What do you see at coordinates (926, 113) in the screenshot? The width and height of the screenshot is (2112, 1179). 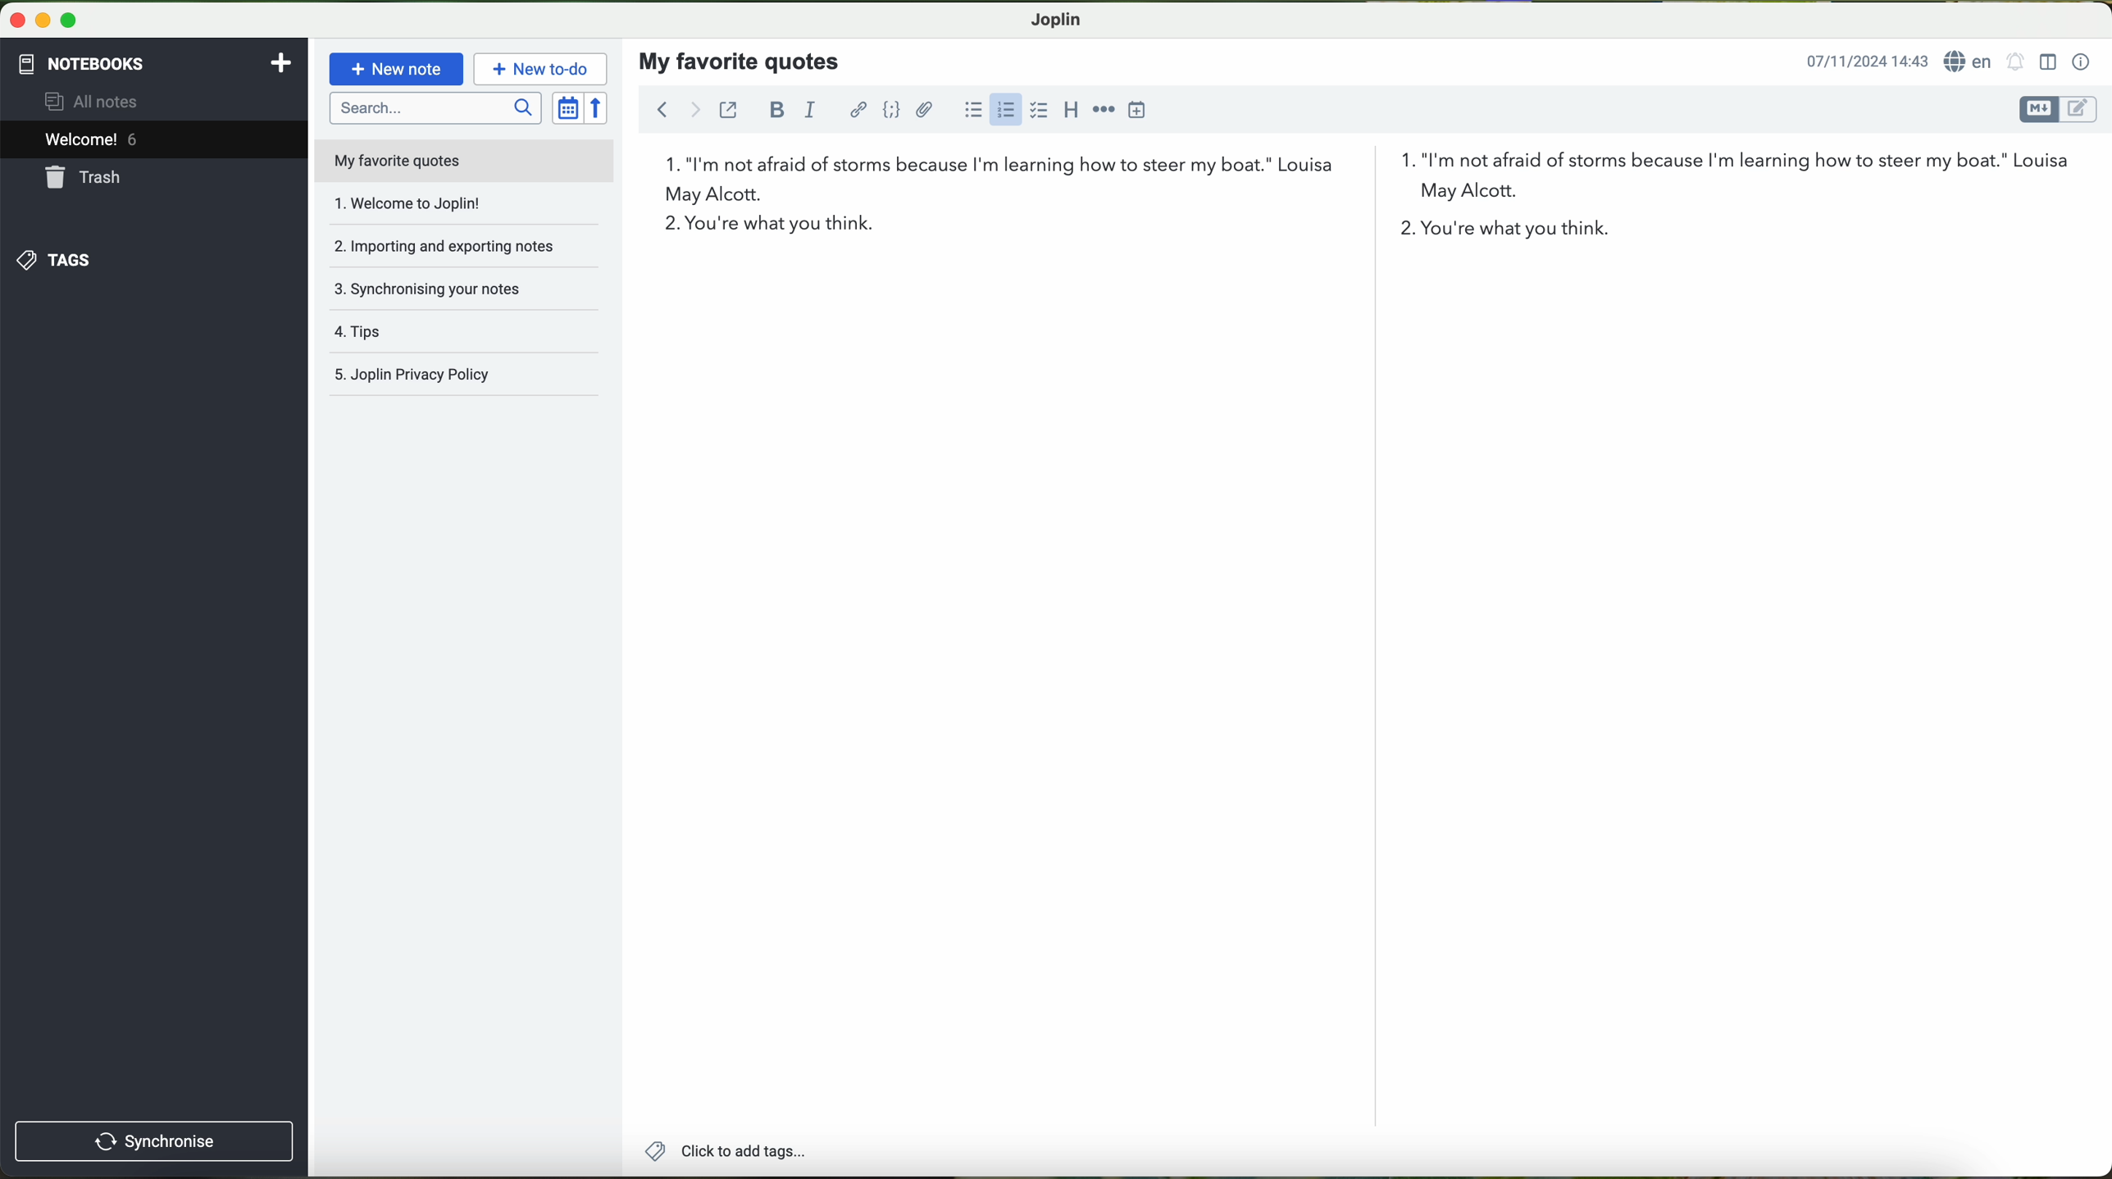 I see `attach files` at bounding box center [926, 113].